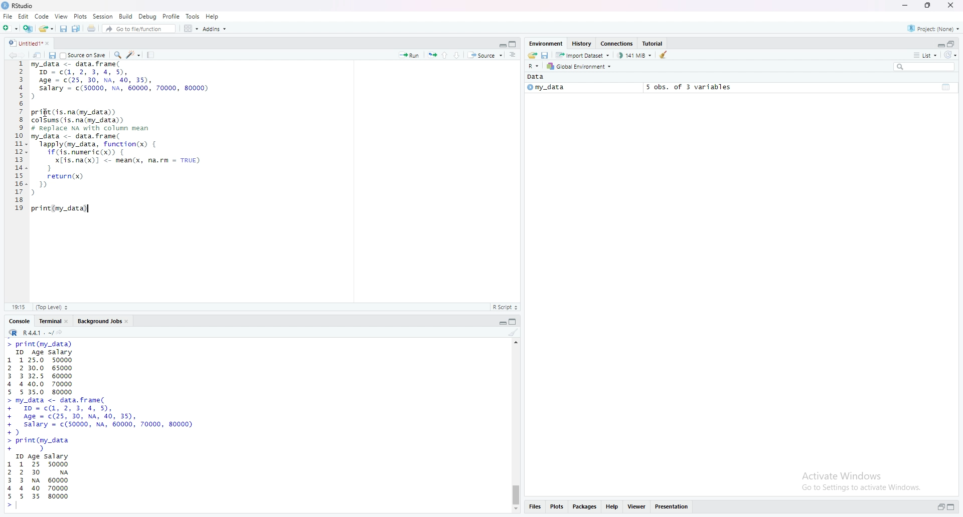  What do you see at coordinates (654, 43) in the screenshot?
I see `tutorial` at bounding box center [654, 43].